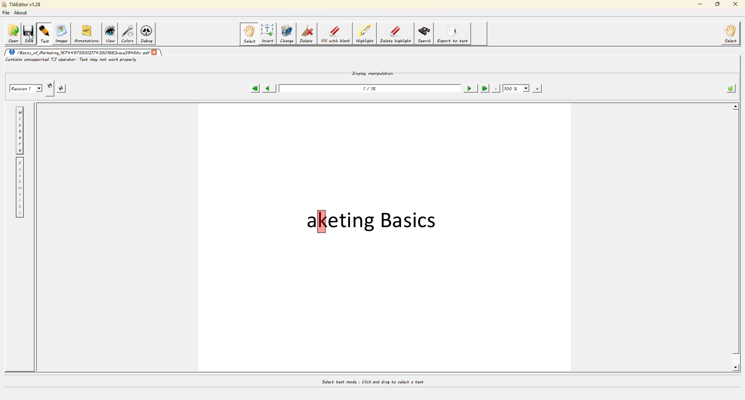 Image resolution: width=745 pixels, height=400 pixels. Describe the element at coordinates (12, 32) in the screenshot. I see `open` at that location.